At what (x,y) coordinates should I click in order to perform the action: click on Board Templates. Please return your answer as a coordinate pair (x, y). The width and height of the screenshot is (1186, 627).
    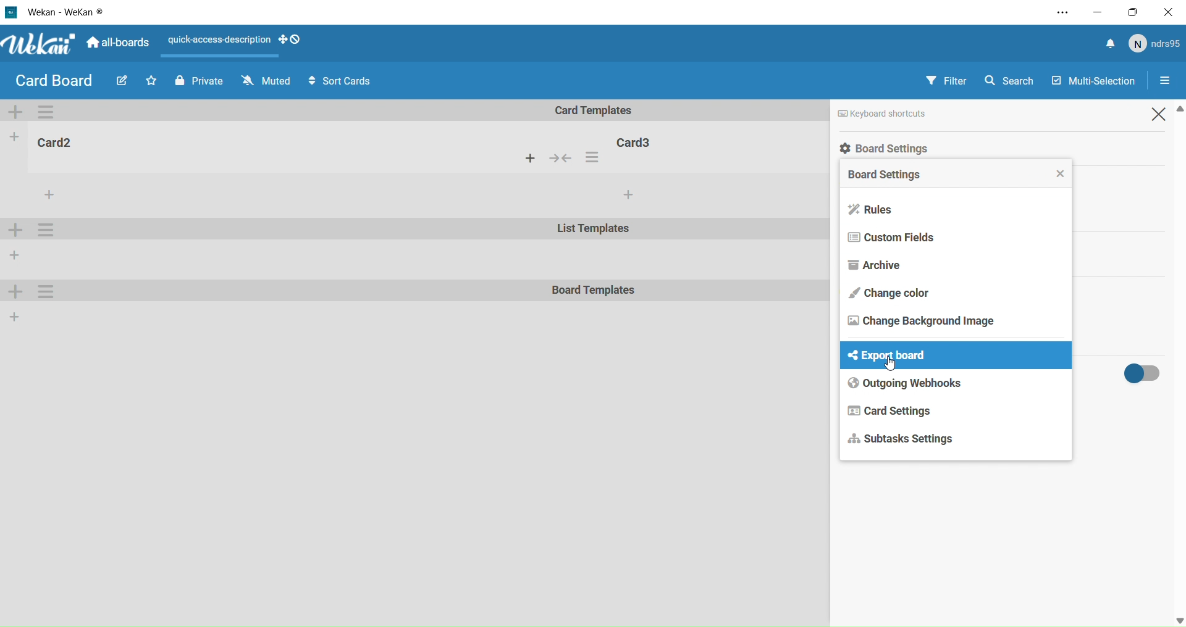
    Looking at the image, I should click on (594, 291).